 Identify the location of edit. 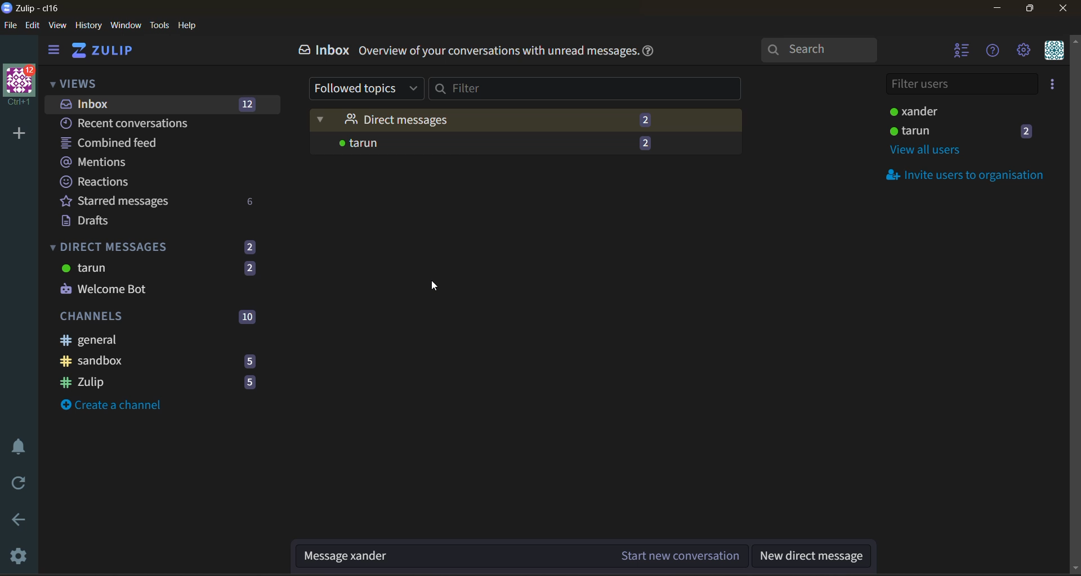
(33, 26).